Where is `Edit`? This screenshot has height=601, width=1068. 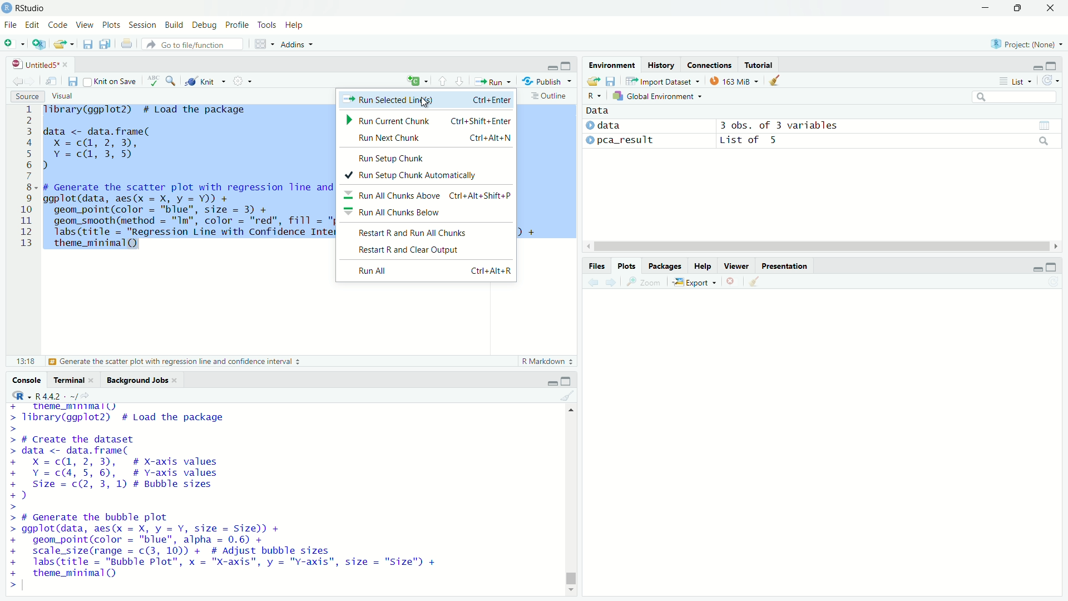
Edit is located at coordinates (32, 24).